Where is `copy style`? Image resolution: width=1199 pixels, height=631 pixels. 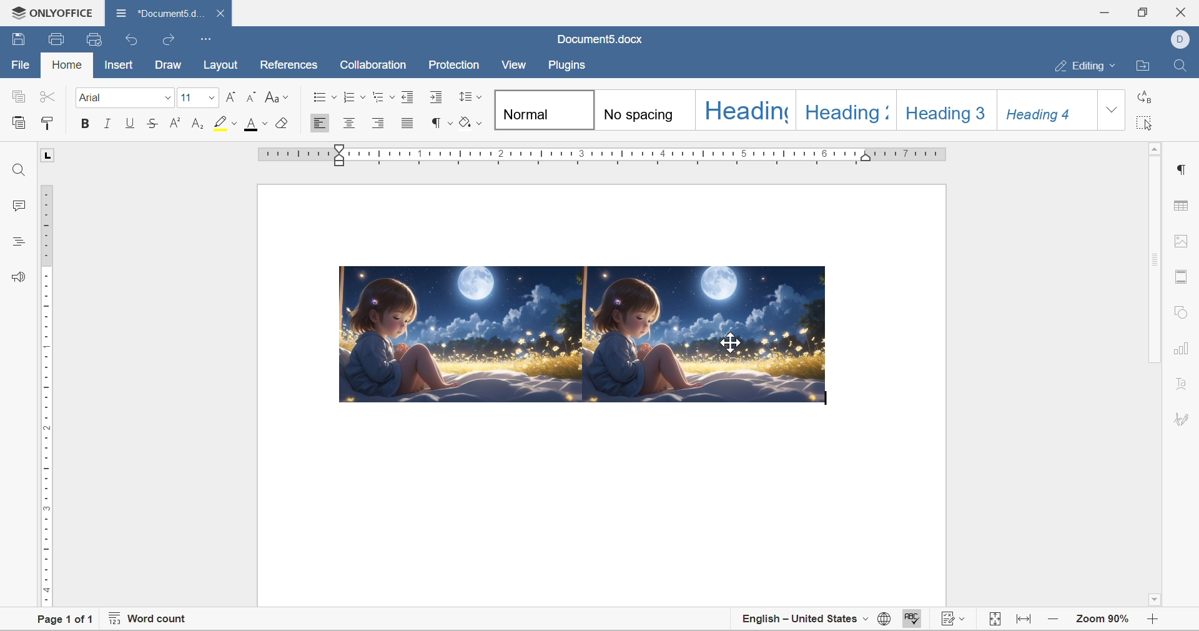 copy style is located at coordinates (47, 122).